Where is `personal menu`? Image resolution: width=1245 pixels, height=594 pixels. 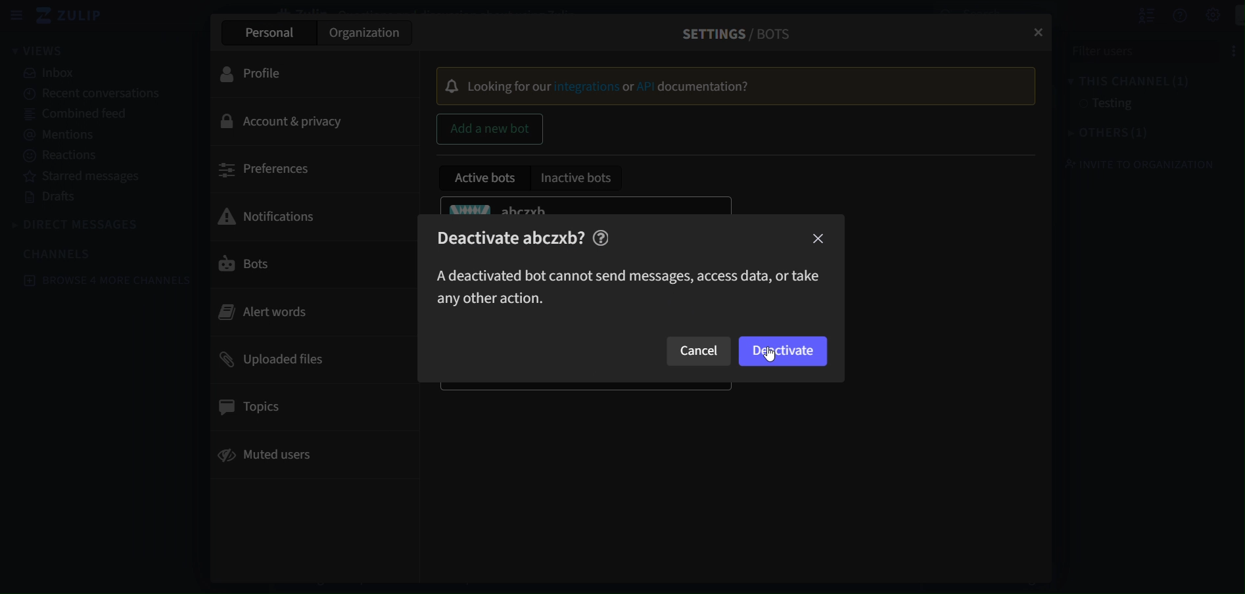 personal menu is located at coordinates (1232, 16).